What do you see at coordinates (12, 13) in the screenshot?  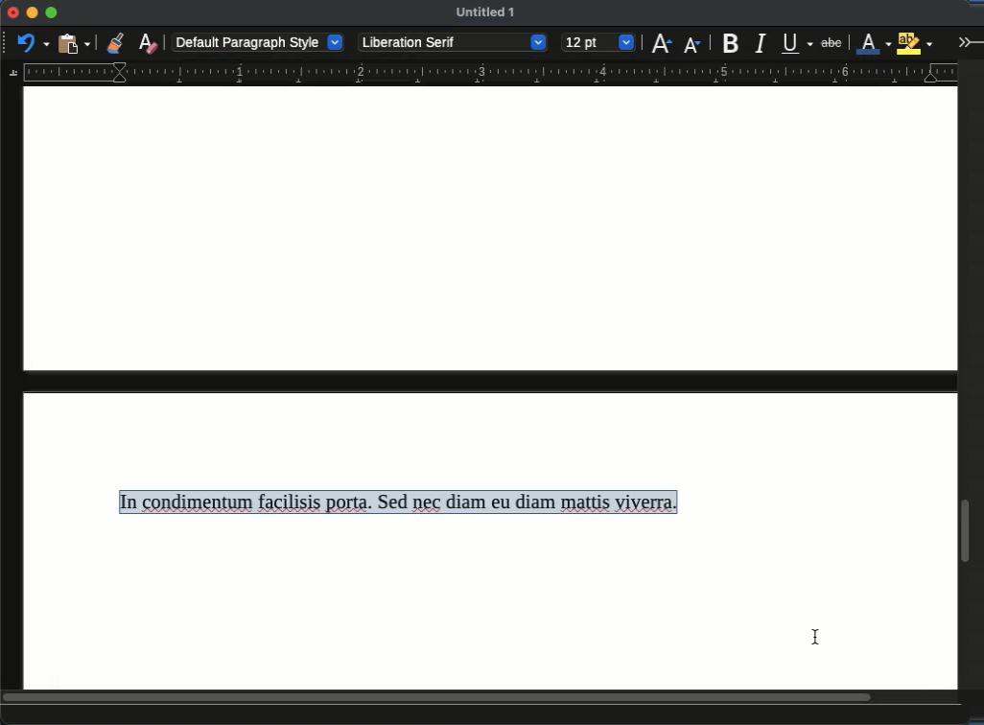 I see `close` at bounding box center [12, 13].